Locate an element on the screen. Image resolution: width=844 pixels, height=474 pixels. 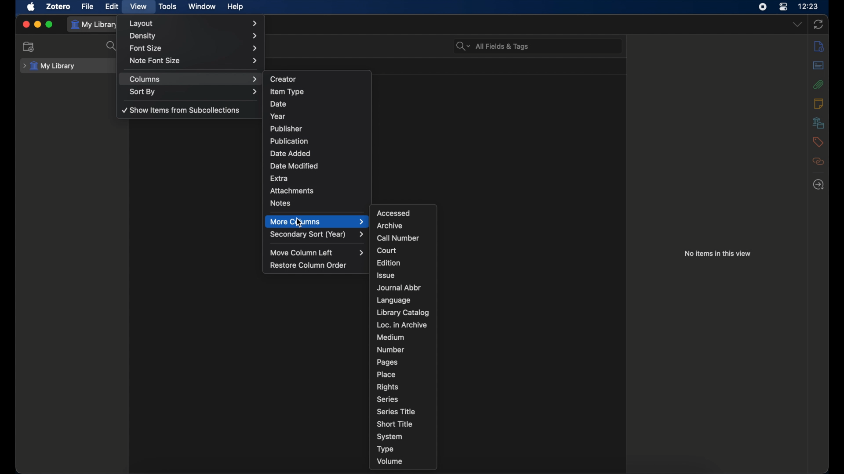
type is located at coordinates (386, 449).